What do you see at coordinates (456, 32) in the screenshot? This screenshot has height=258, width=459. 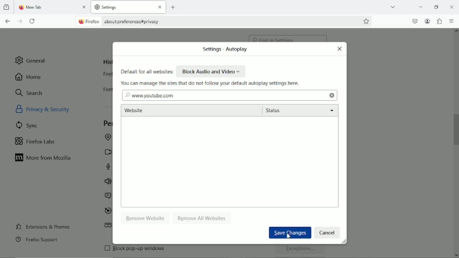 I see `scroll up` at bounding box center [456, 32].